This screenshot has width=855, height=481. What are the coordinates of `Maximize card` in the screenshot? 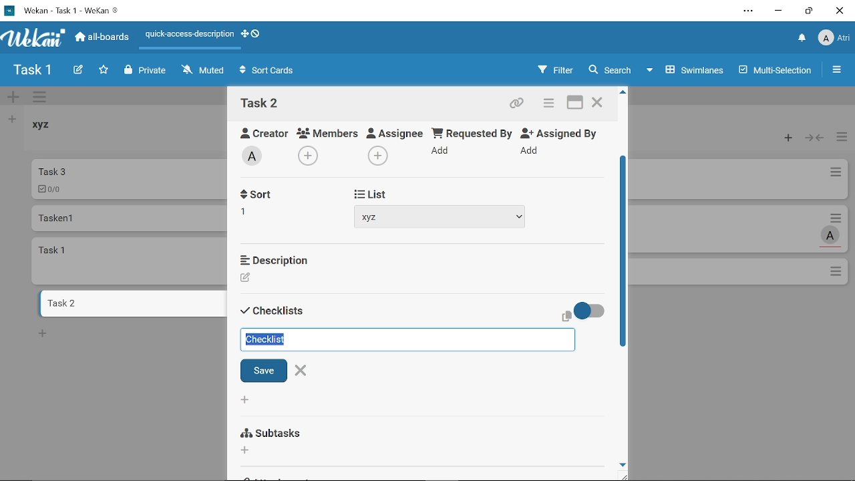 It's located at (575, 104).